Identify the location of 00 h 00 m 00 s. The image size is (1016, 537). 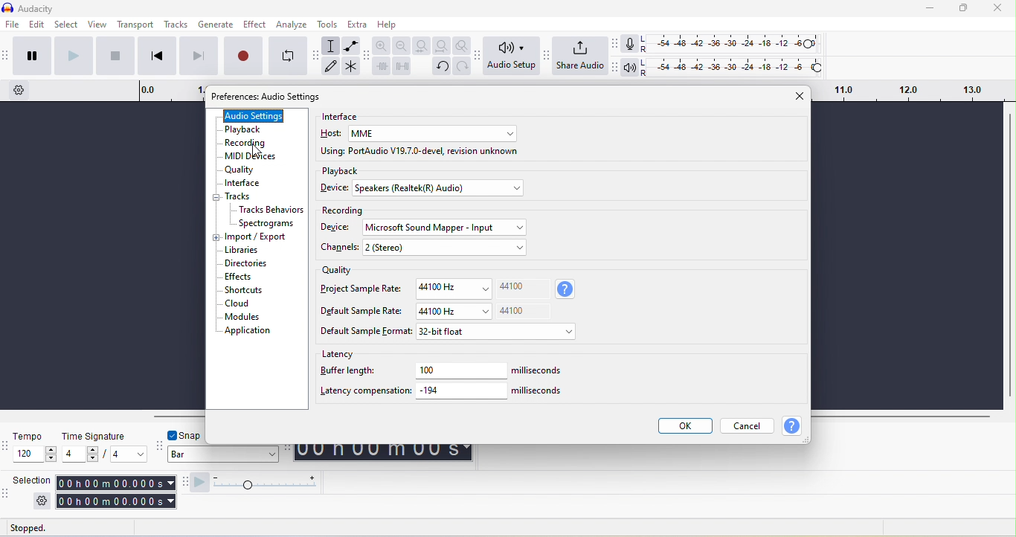
(116, 491).